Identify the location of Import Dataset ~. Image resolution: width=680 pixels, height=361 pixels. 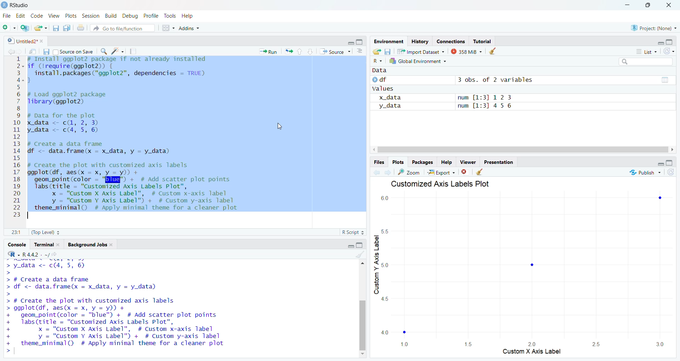
(421, 53).